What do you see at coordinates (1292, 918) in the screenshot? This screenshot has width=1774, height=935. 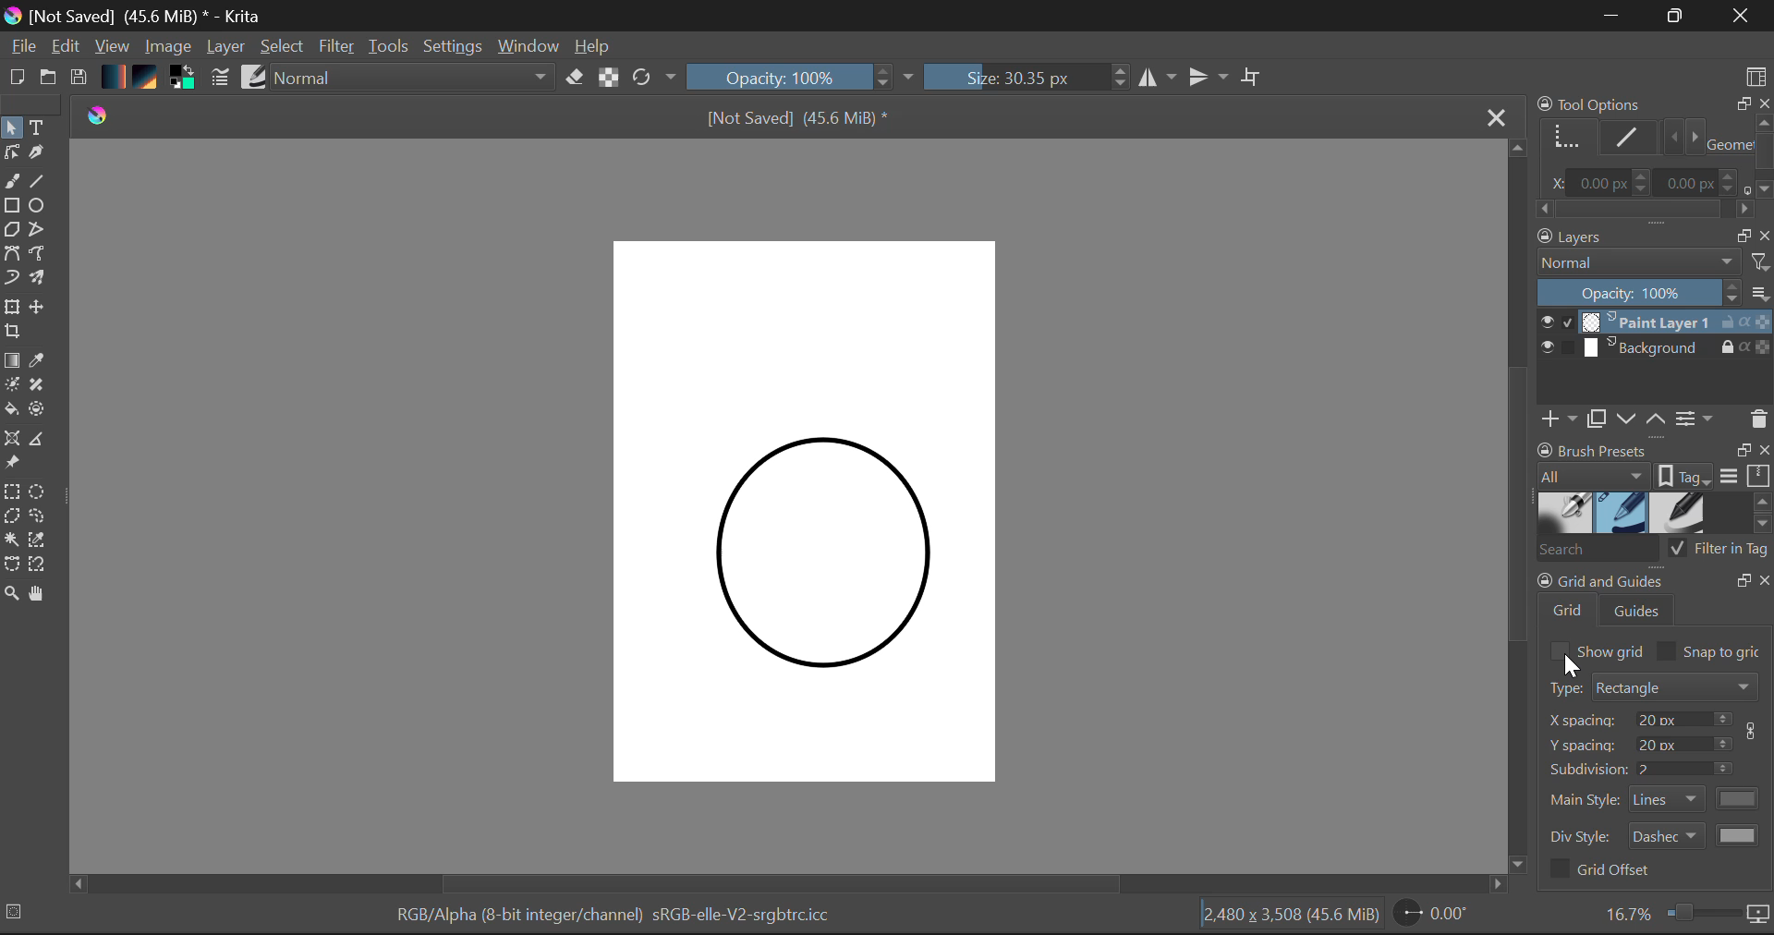 I see `Document Dimensions` at bounding box center [1292, 918].